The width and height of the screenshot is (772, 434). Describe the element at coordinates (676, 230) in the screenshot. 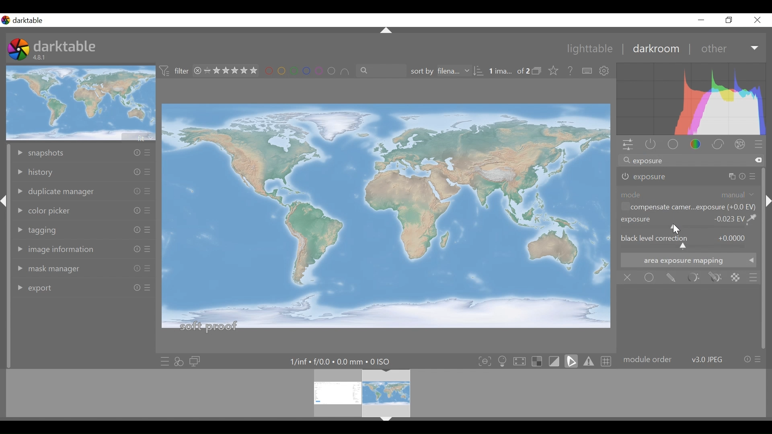

I see `Cursor` at that location.